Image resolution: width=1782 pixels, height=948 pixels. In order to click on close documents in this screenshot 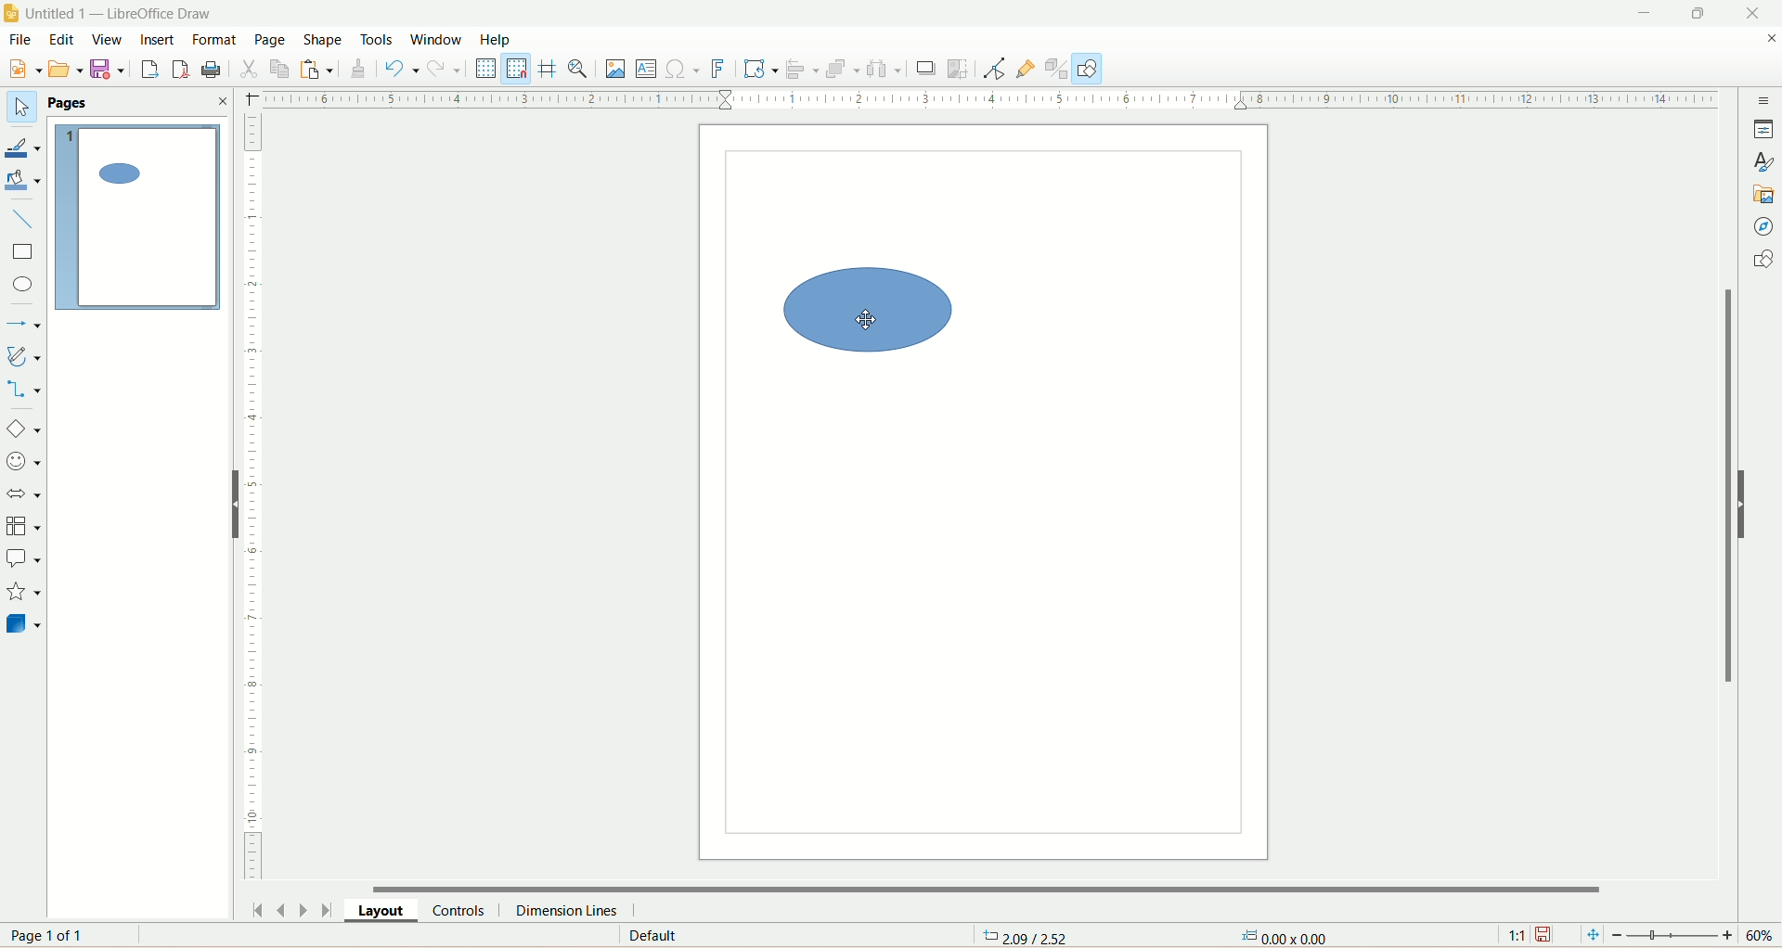, I will do `click(1771, 40)`.